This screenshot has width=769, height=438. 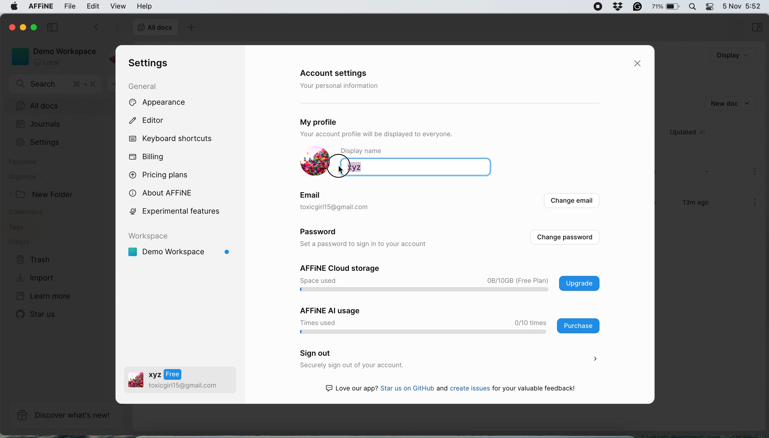 What do you see at coordinates (338, 74) in the screenshot?
I see `account settings` at bounding box center [338, 74].